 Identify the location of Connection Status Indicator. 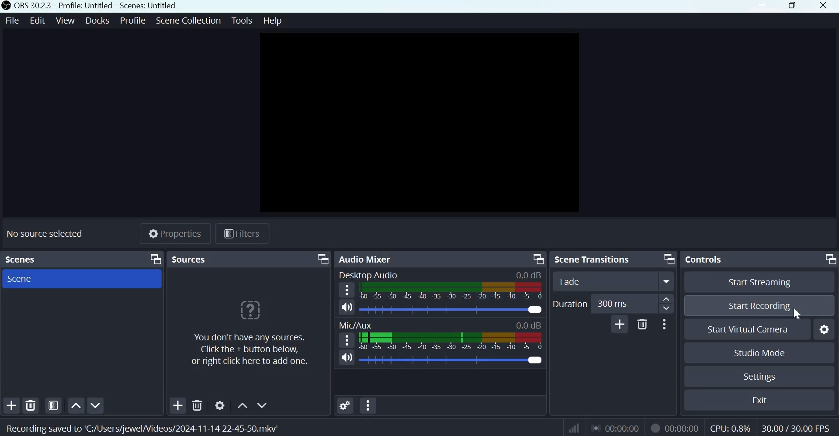
(573, 427).